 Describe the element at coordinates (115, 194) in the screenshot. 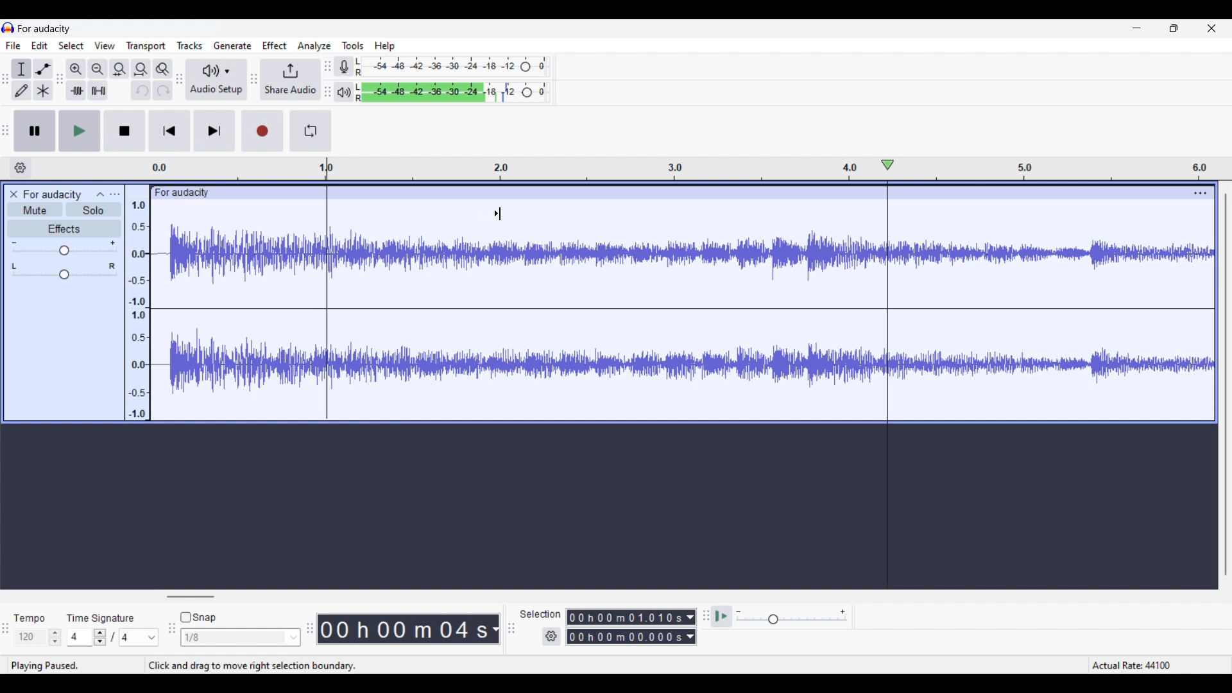

I see `Open menu` at that location.